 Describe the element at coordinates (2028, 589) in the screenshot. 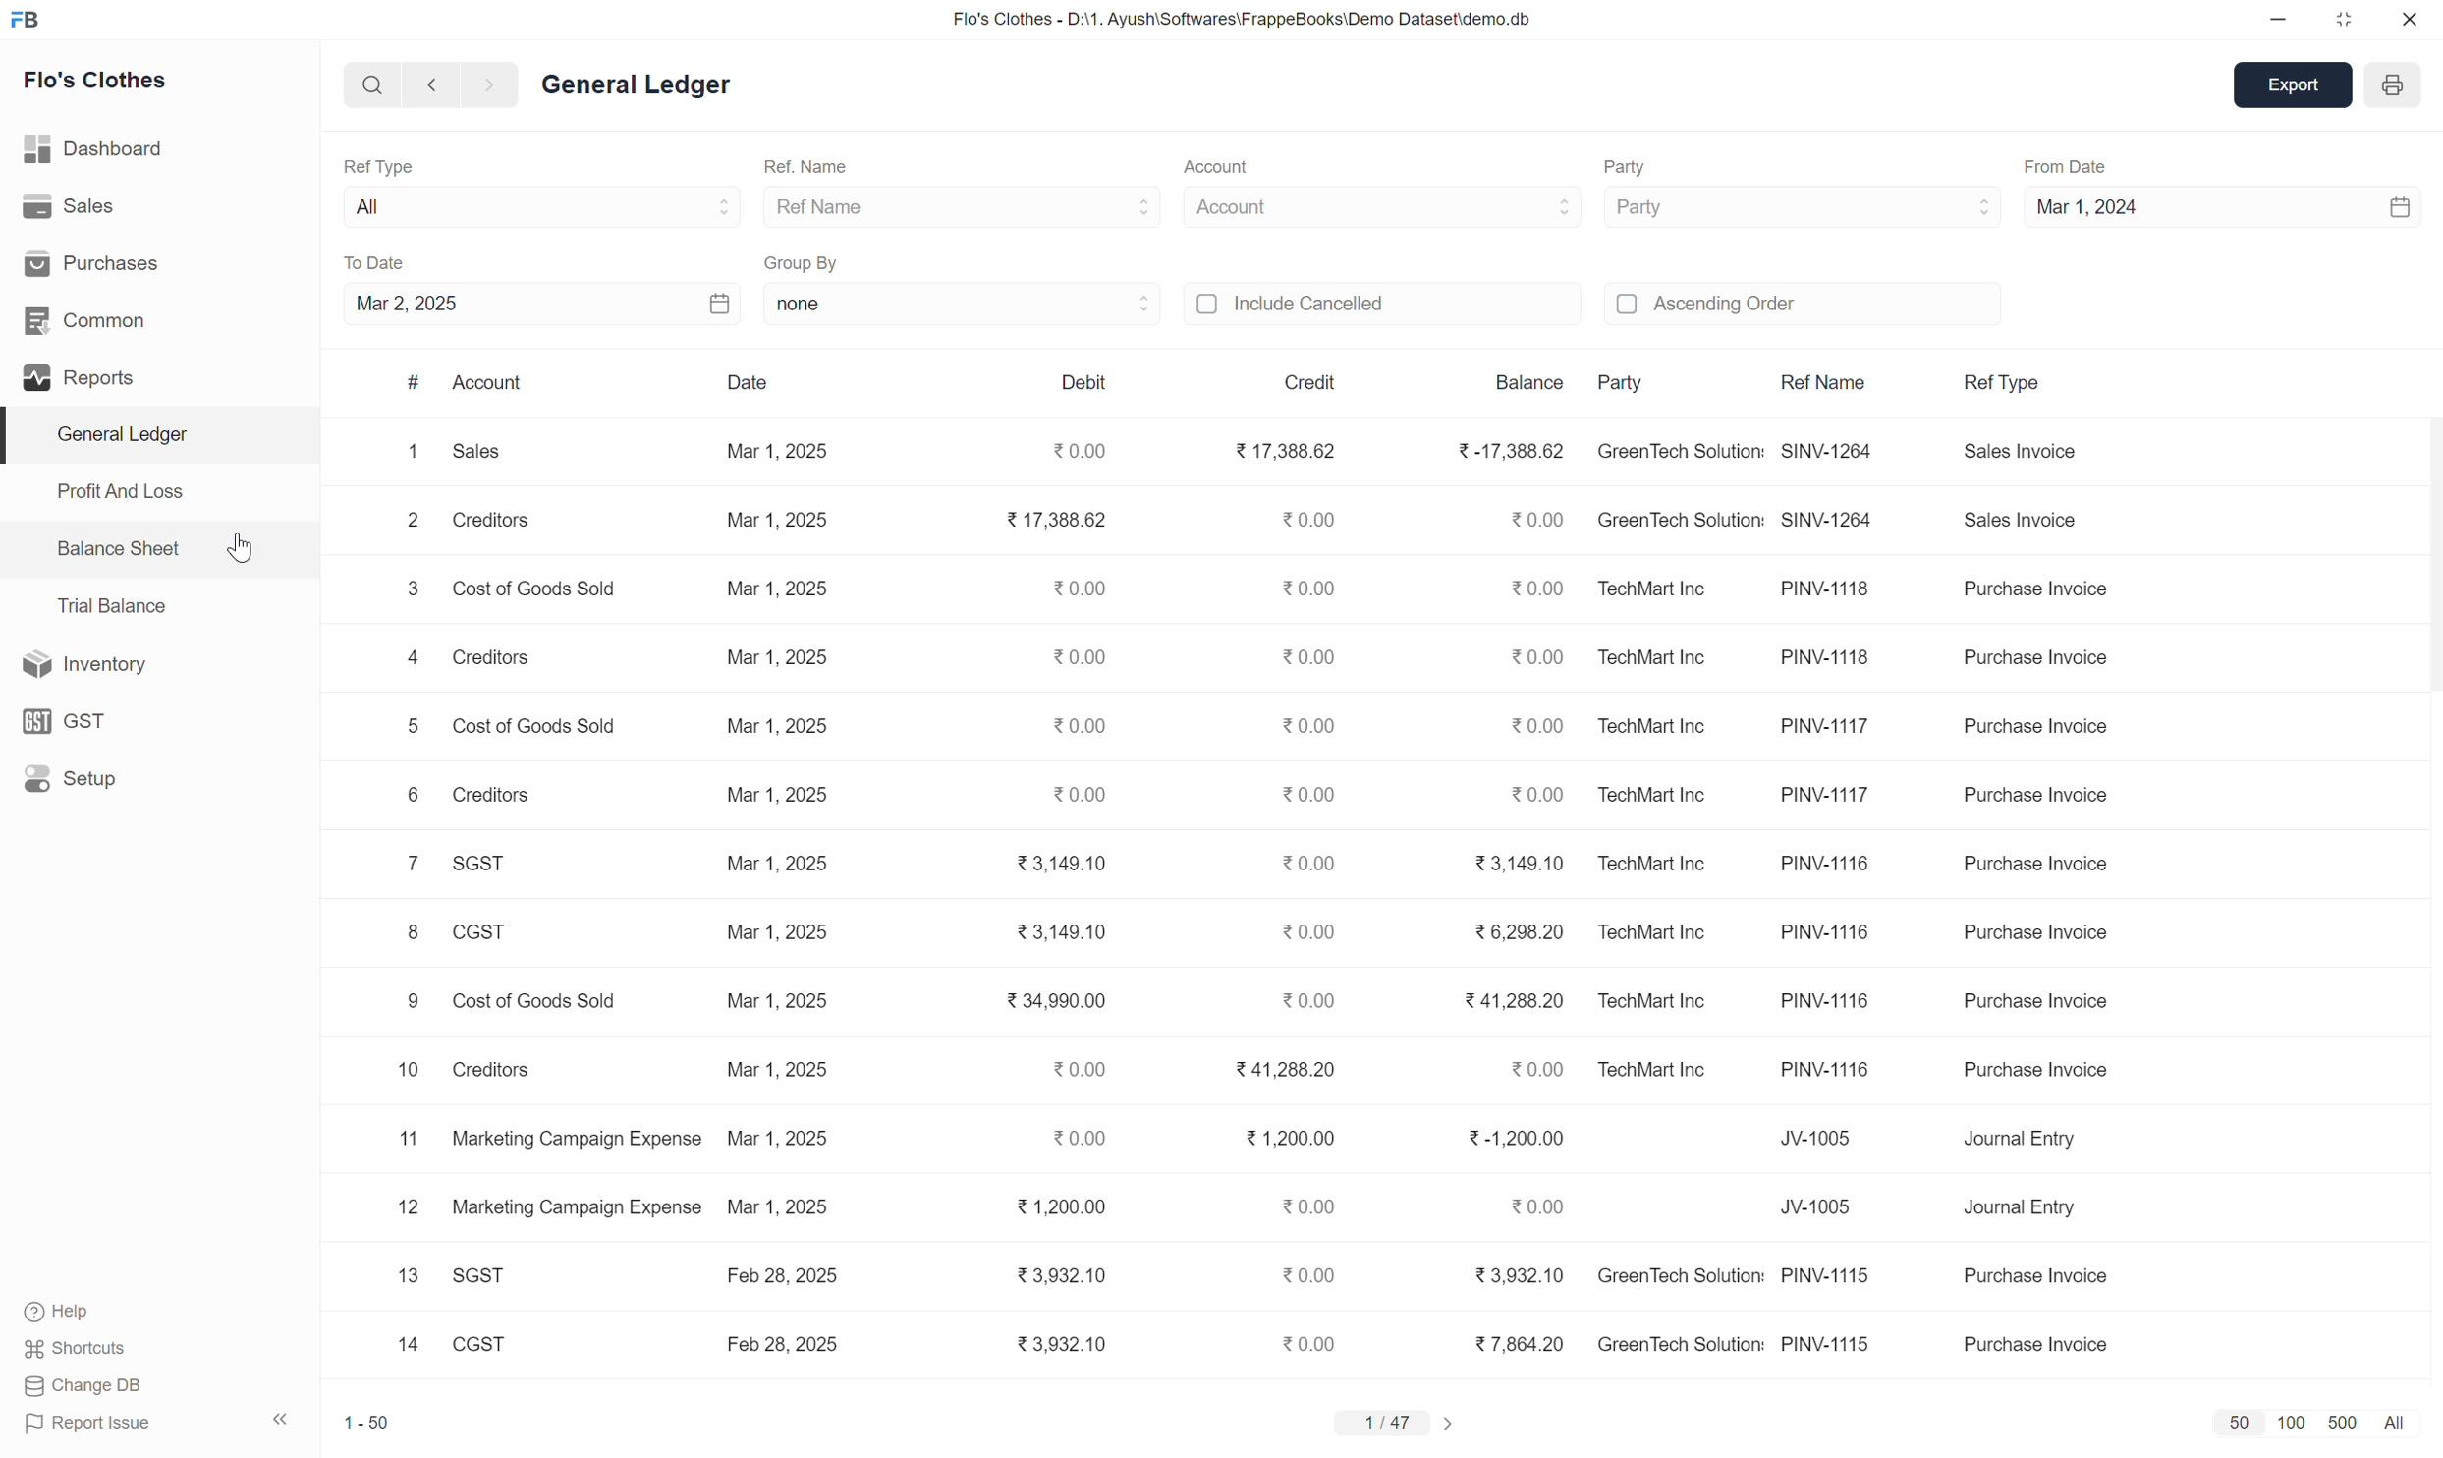

I see `Purchase invoice` at that location.